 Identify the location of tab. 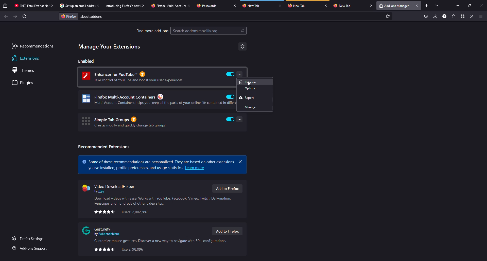
(76, 5).